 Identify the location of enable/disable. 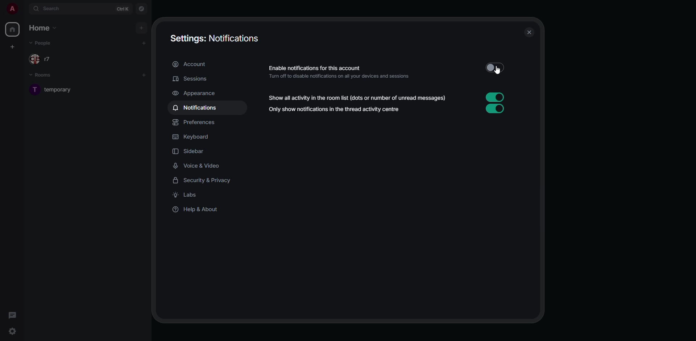
(494, 109).